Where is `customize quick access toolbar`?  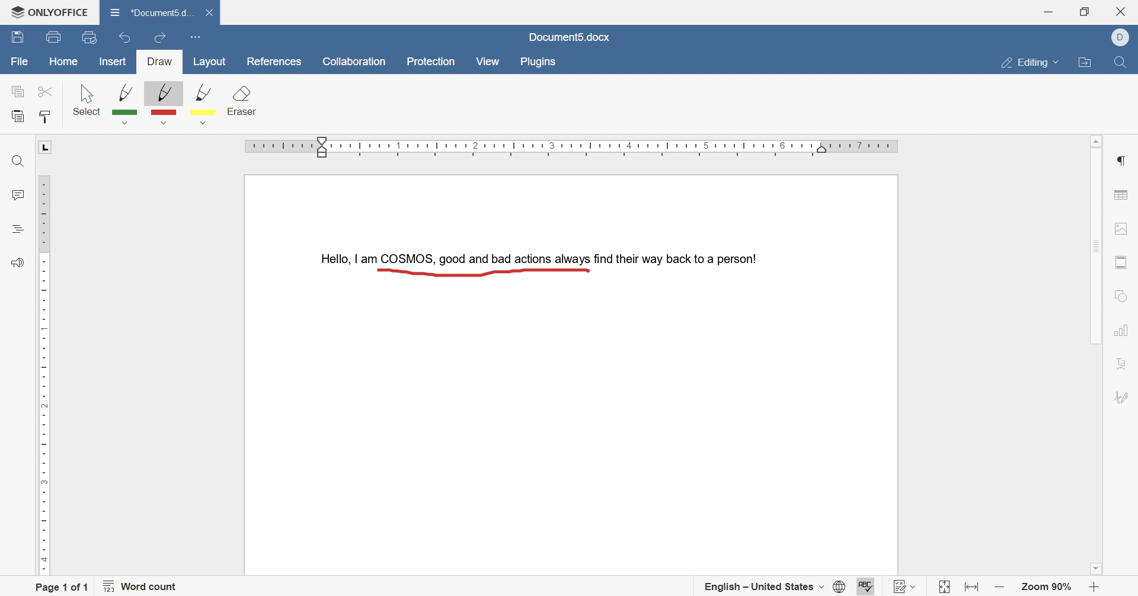
customize quick access toolbar is located at coordinates (194, 36).